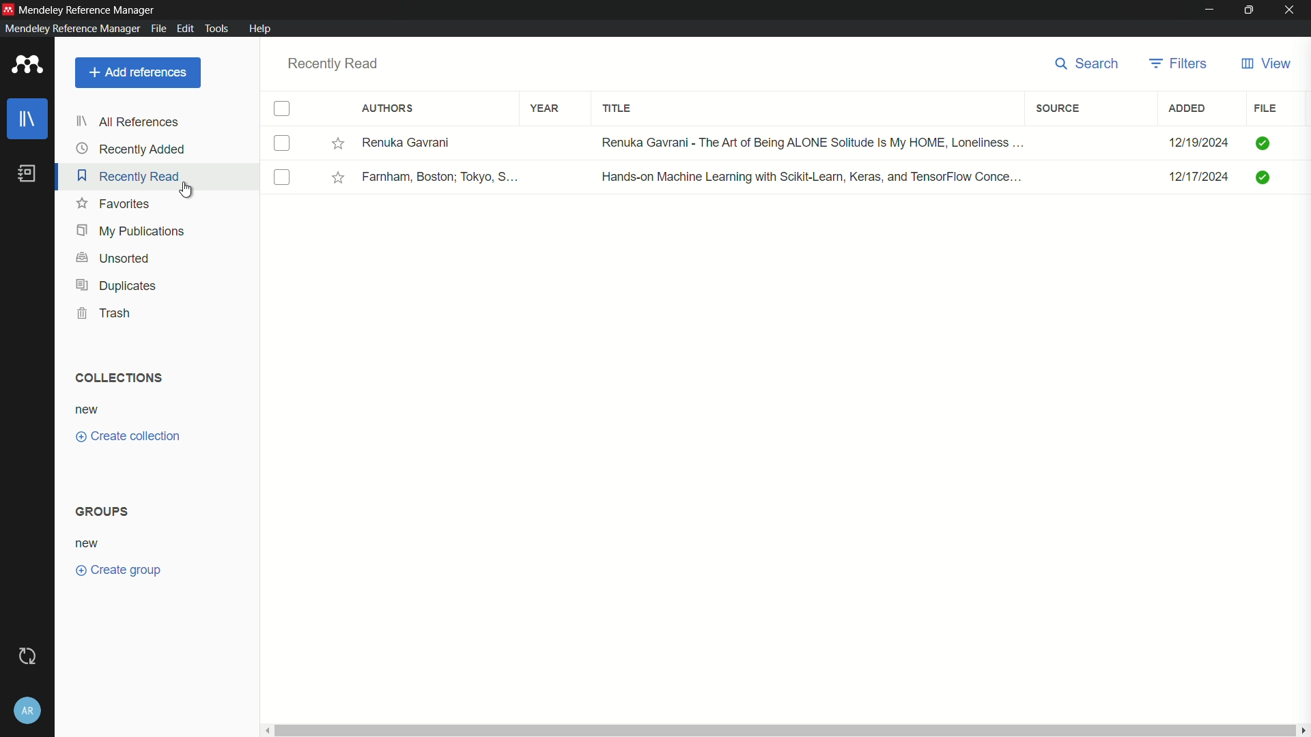 The width and height of the screenshot is (1311, 737). I want to click on Mendeley Reference Manager, so click(89, 10).